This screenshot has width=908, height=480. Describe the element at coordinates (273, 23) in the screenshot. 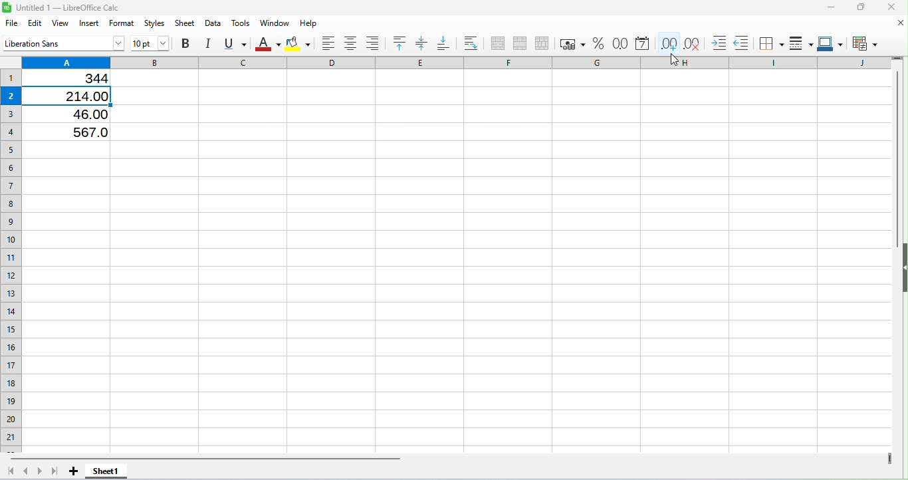

I see `Window` at that location.